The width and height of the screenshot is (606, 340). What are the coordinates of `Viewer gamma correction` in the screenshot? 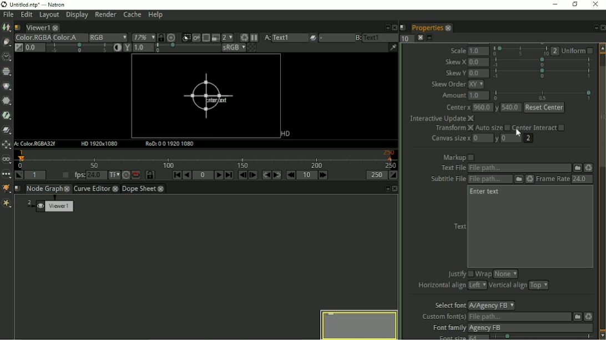 It's located at (143, 48).